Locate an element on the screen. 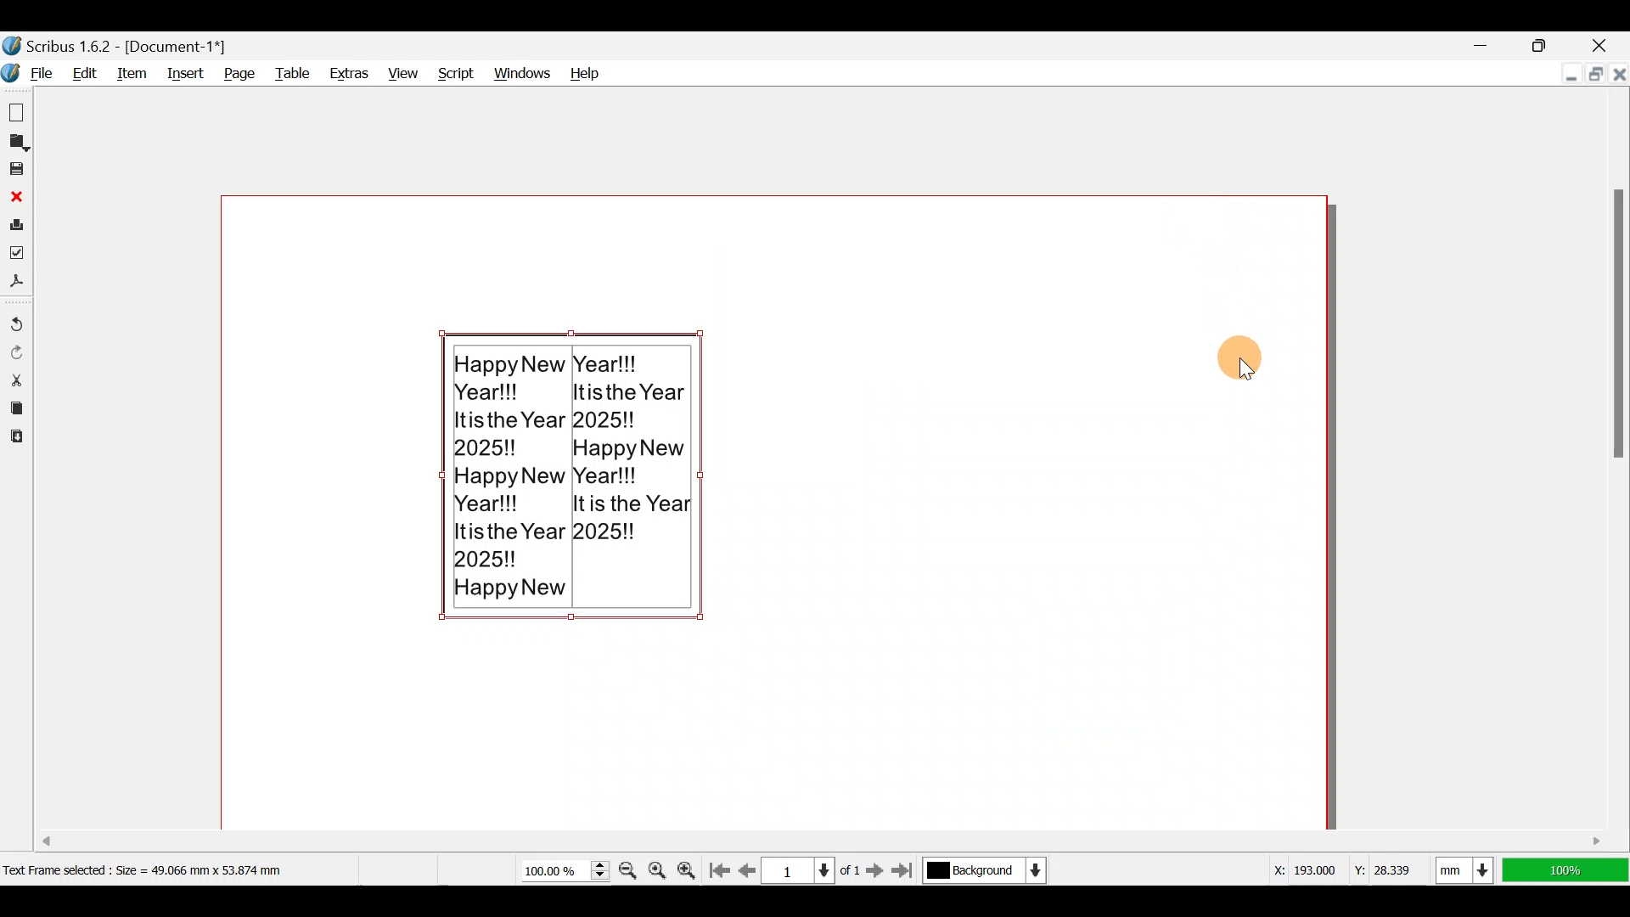  Go to first page is located at coordinates (722, 867).